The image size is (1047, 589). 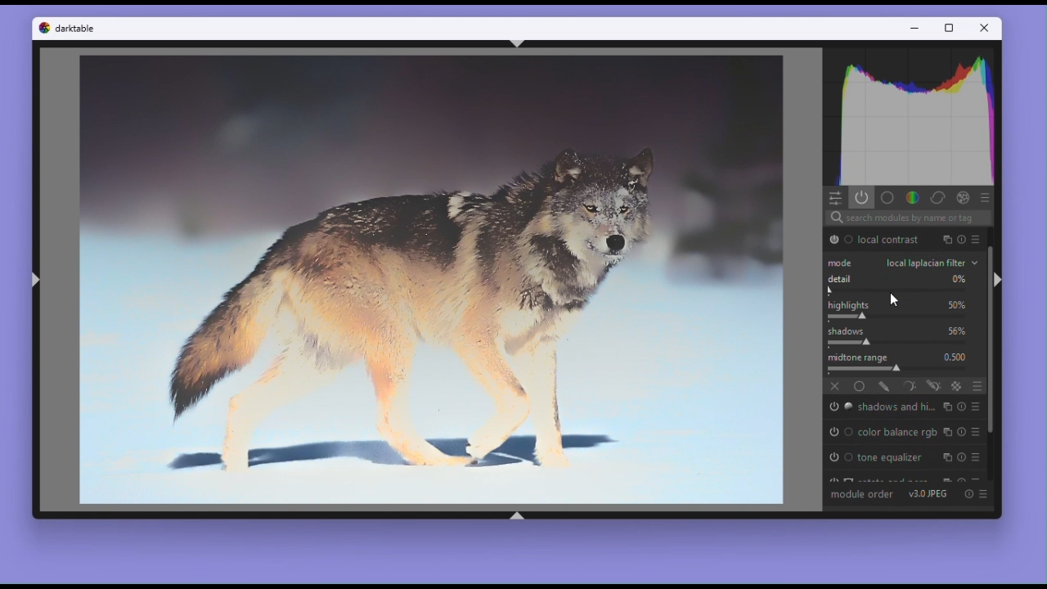 I want to click on Histogram, so click(x=908, y=119).